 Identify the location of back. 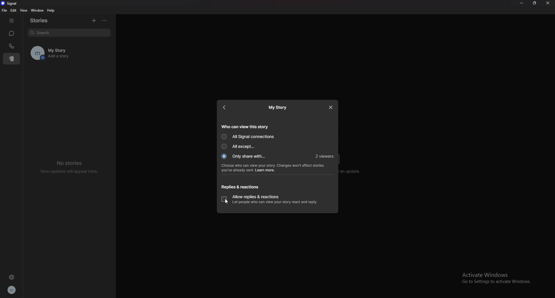
(227, 107).